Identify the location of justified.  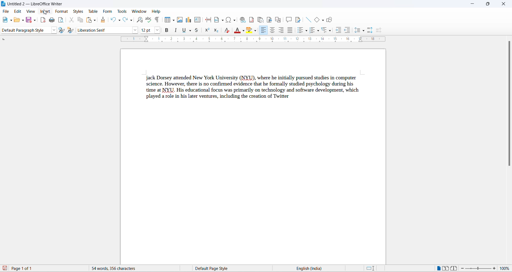
(289, 30).